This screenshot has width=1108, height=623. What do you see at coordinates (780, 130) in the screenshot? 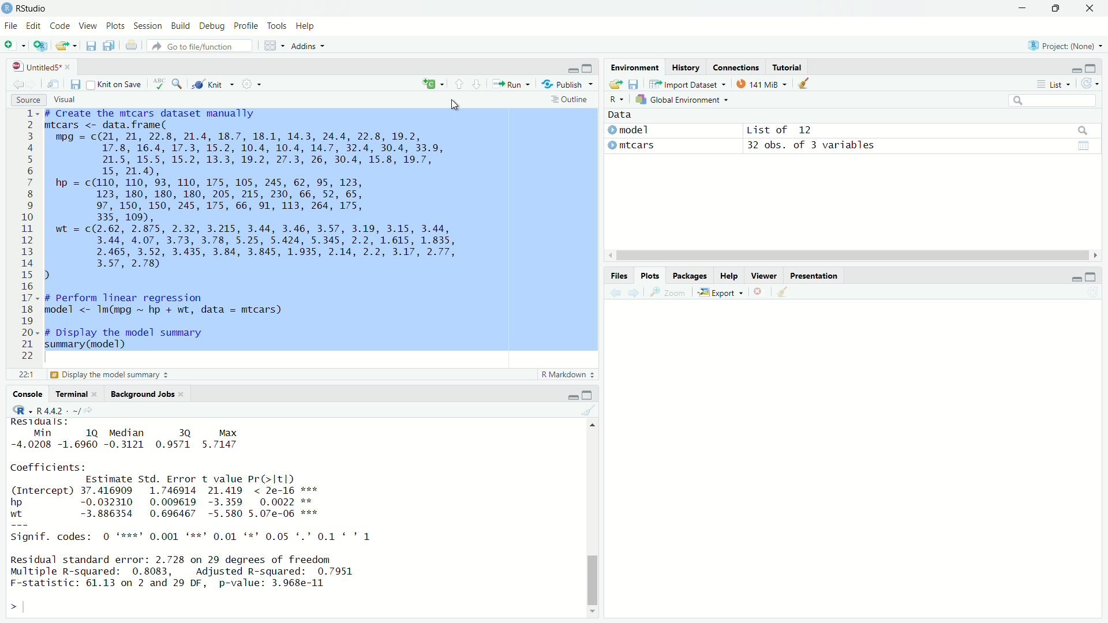
I see `List of 12` at bounding box center [780, 130].